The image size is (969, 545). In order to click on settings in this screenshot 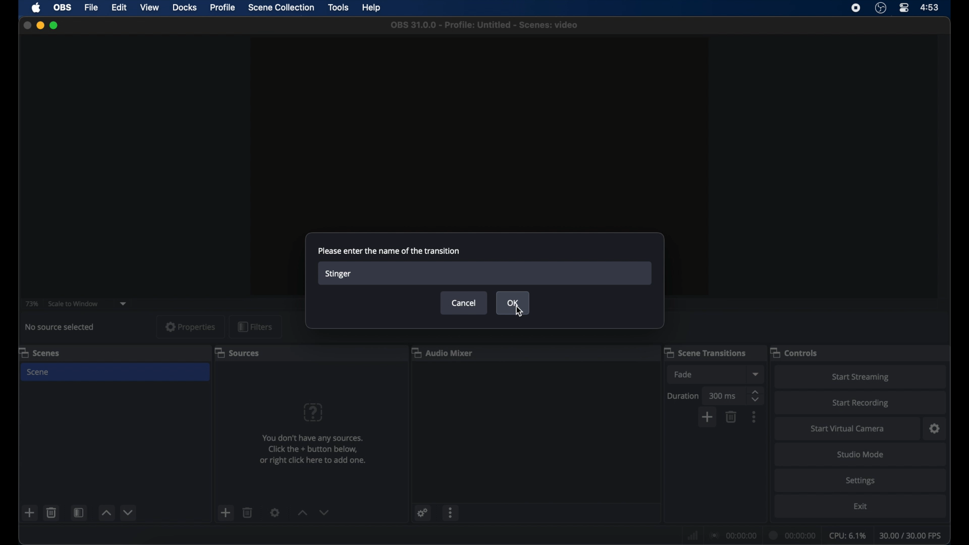, I will do `click(275, 513)`.